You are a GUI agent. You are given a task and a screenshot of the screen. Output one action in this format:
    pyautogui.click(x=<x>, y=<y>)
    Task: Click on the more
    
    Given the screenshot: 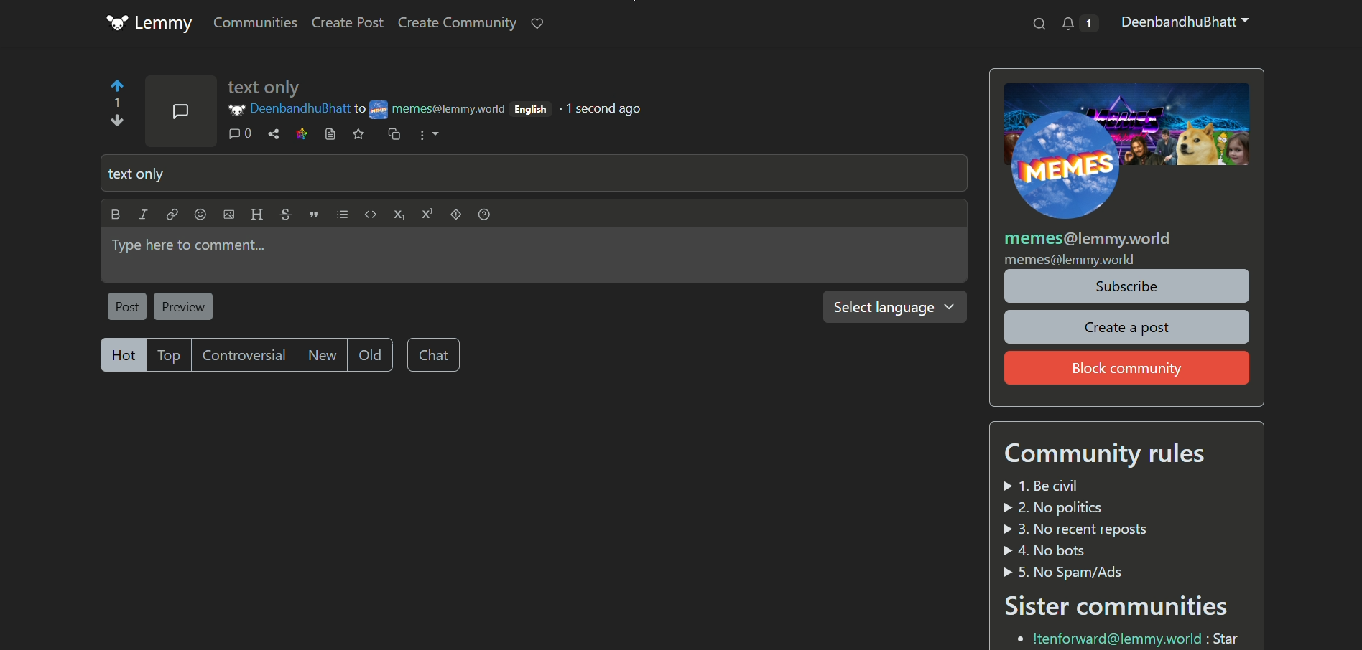 What is the action you would take?
    pyautogui.click(x=430, y=135)
    